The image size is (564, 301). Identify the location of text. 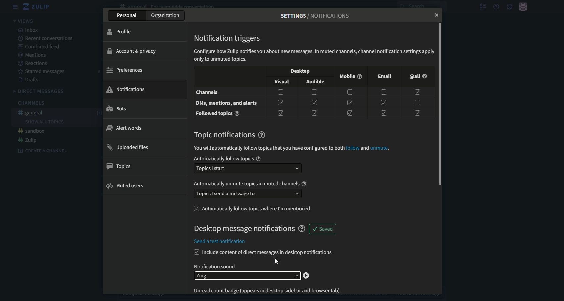
(267, 148).